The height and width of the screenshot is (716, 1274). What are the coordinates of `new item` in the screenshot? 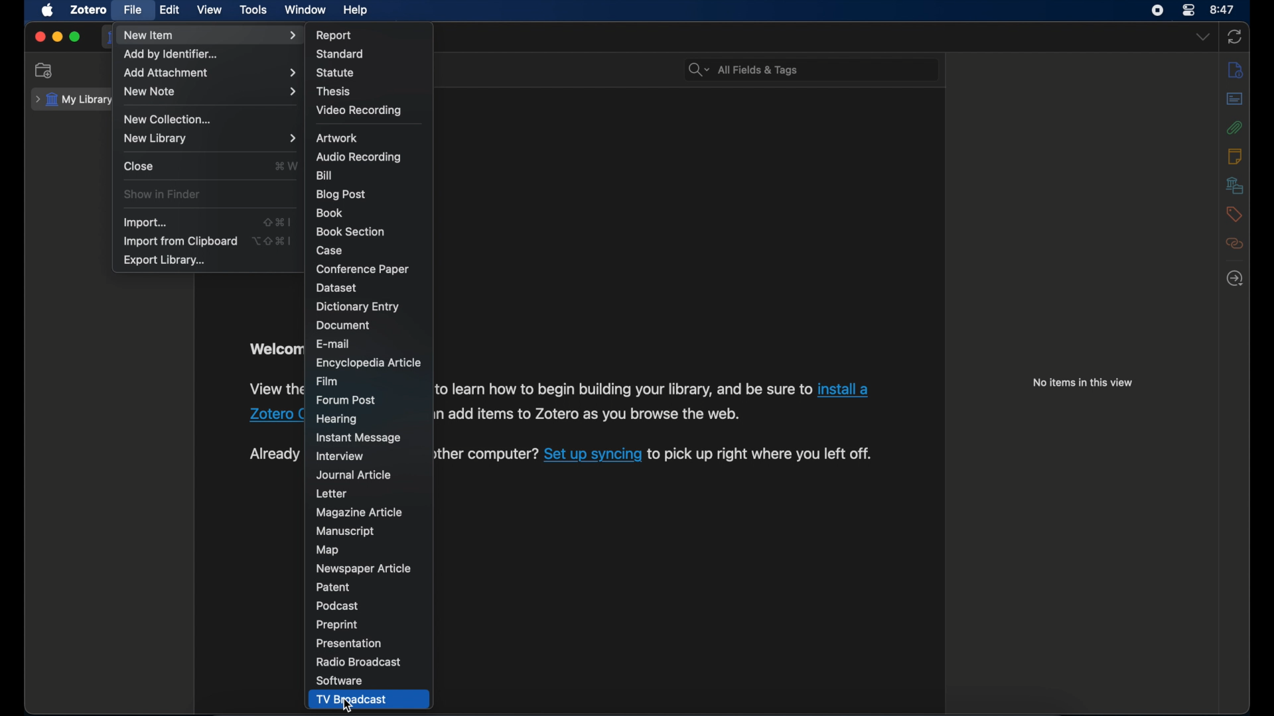 It's located at (212, 35).